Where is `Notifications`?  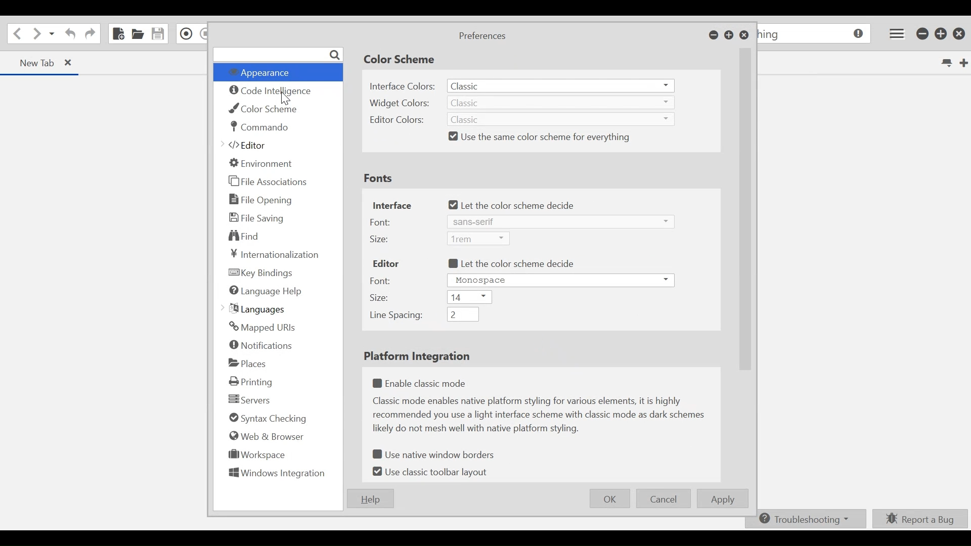
Notifications is located at coordinates (262, 346).